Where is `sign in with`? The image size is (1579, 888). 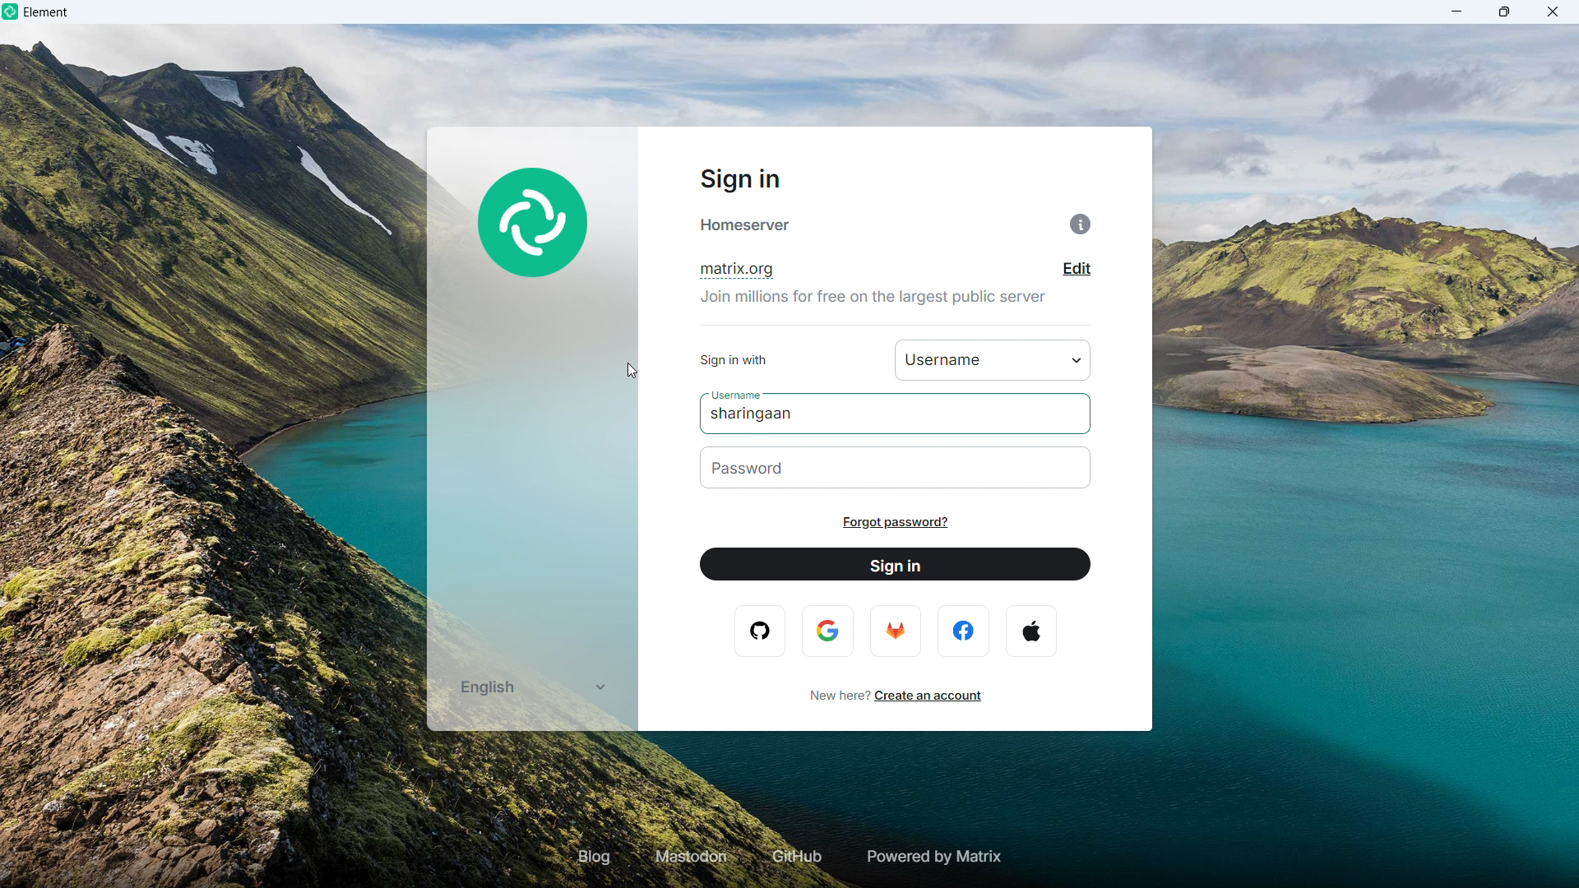 sign in with is located at coordinates (733, 362).